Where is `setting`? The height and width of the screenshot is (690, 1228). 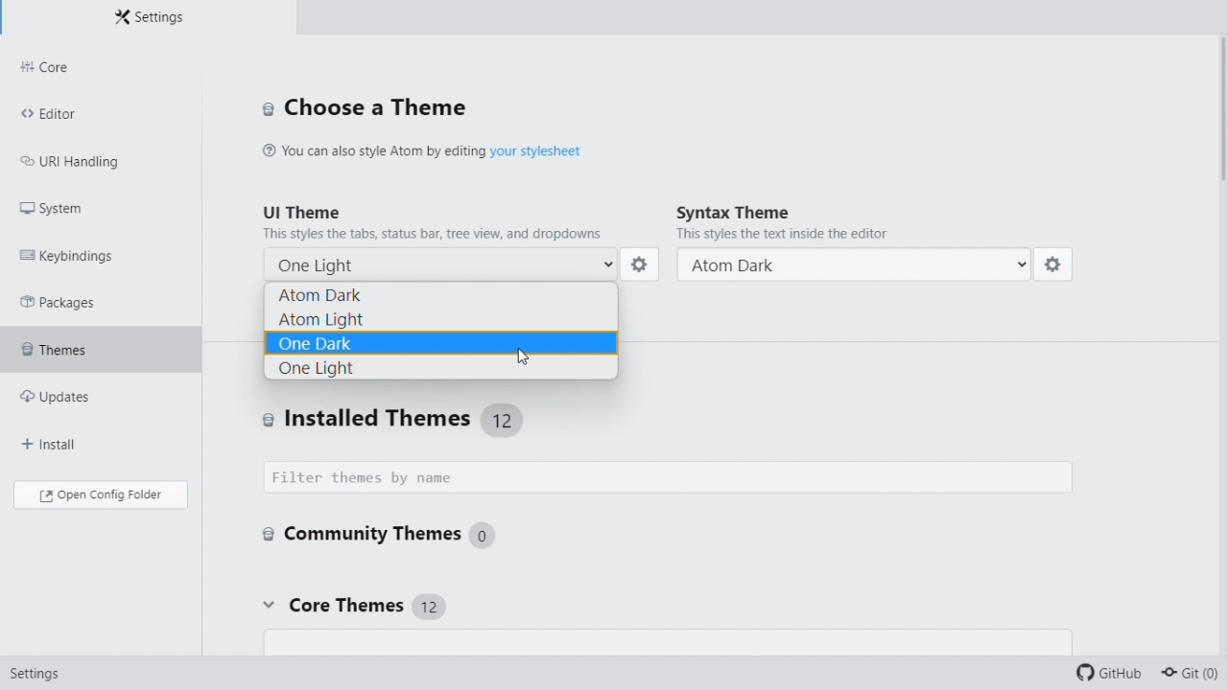
setting is located at coordinates (644, 264).